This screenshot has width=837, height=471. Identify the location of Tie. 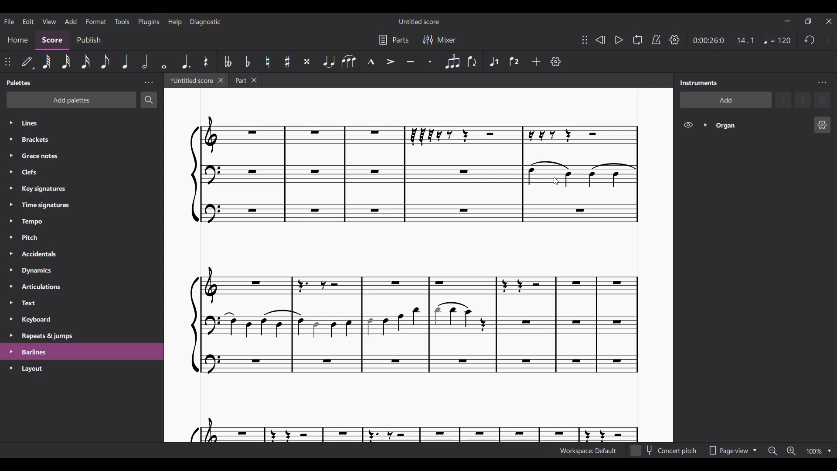
(329, 62).